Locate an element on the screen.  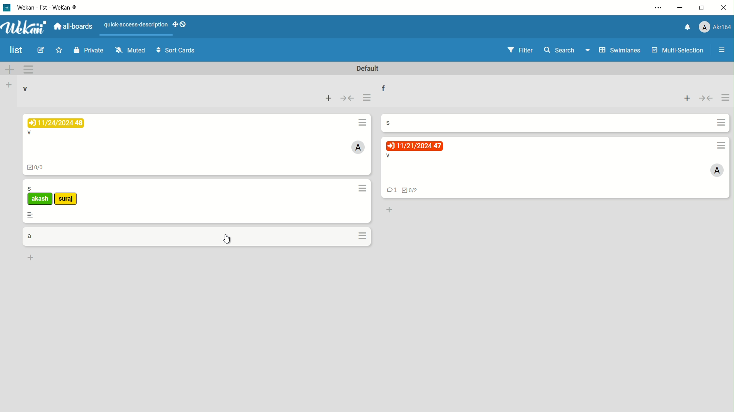
profile is located at coordinates (715, 27).